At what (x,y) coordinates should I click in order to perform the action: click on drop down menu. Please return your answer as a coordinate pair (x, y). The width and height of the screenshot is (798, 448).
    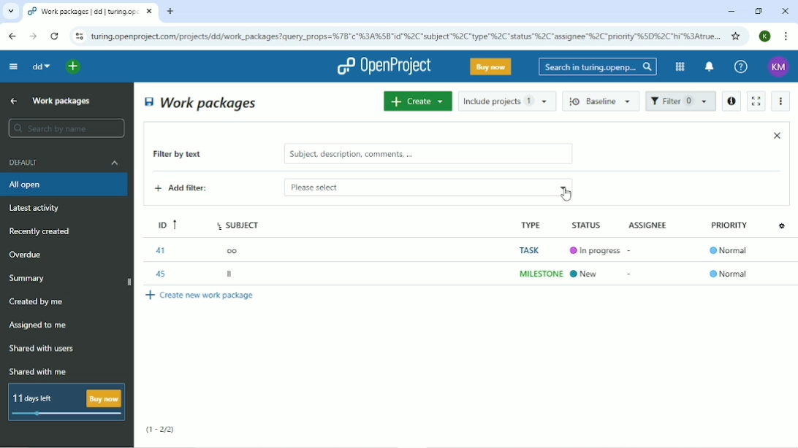
    Looking at the image, I should click on (564, 185).